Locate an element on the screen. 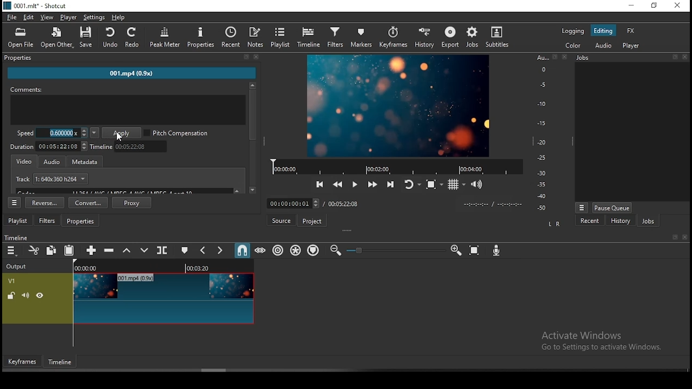 Image resolution: width=692 pixels, height=389 pixels. undo is located at coordinates (111, 38).